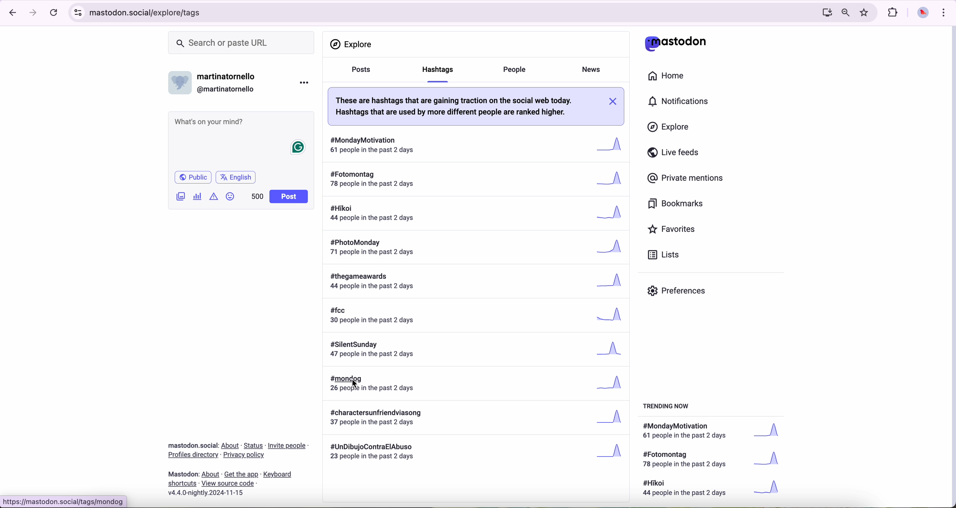 This screenshot has height=508, width=956. I want to click on more options, so click(304, 84).